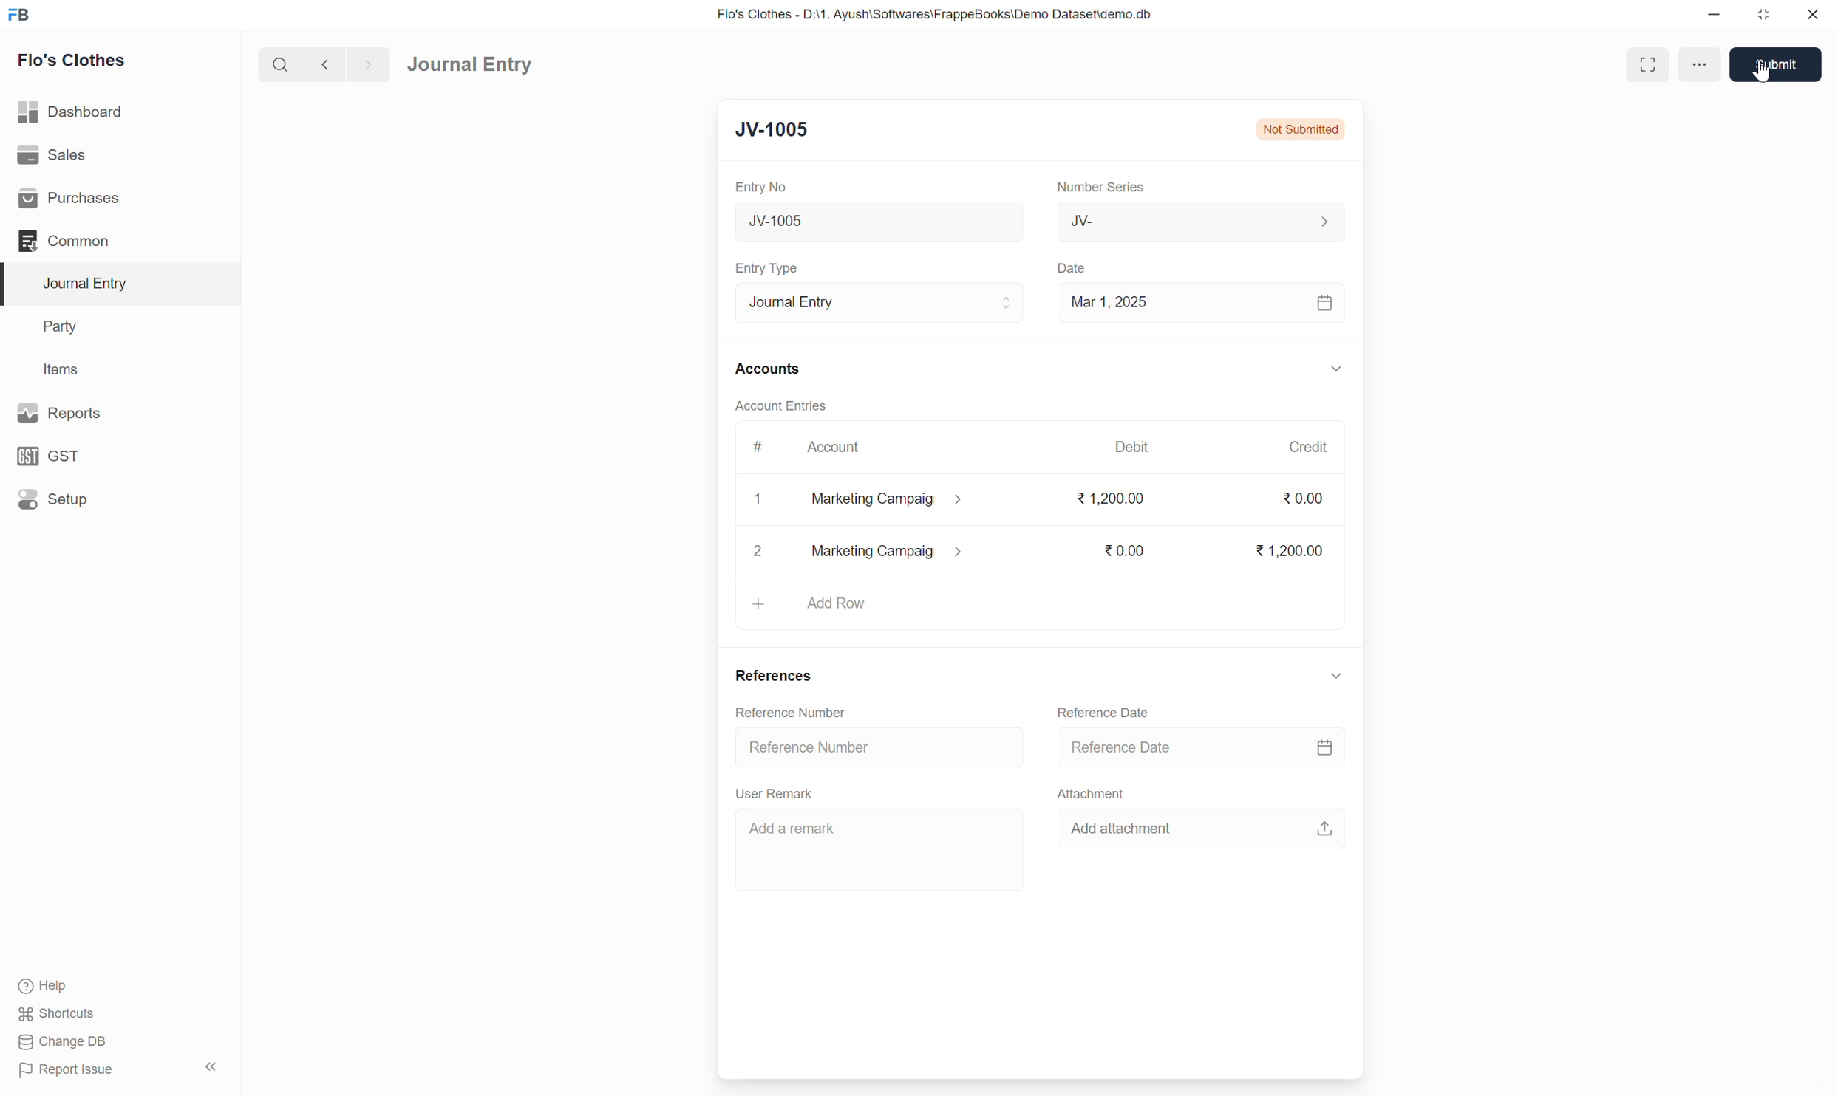 This screenshot has width=1838, height=1096. Describe the element at coordinates (777, 795) in the screenshot. I see `User Remark` at that location.